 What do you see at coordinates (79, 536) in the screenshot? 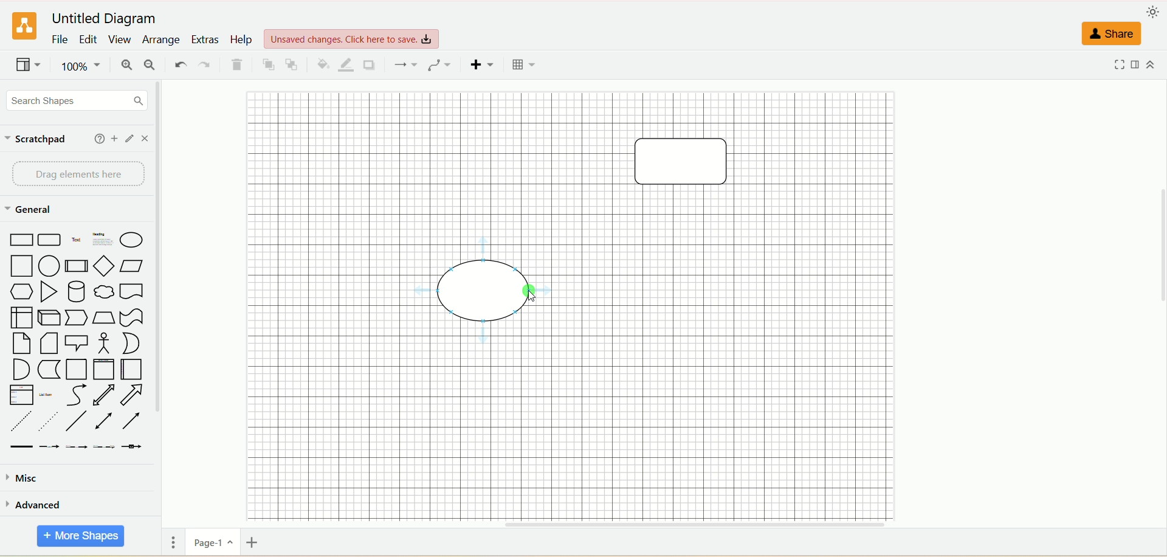
I see `more shapes` at bounding box center [79, 536].